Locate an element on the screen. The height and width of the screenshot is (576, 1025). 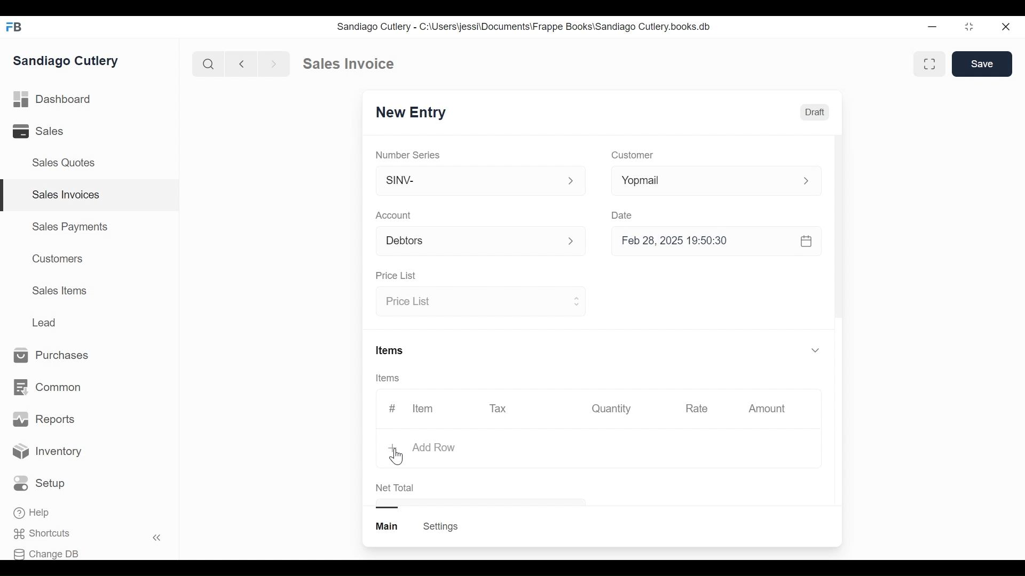
Number Series is located at coordinates (409, 155).